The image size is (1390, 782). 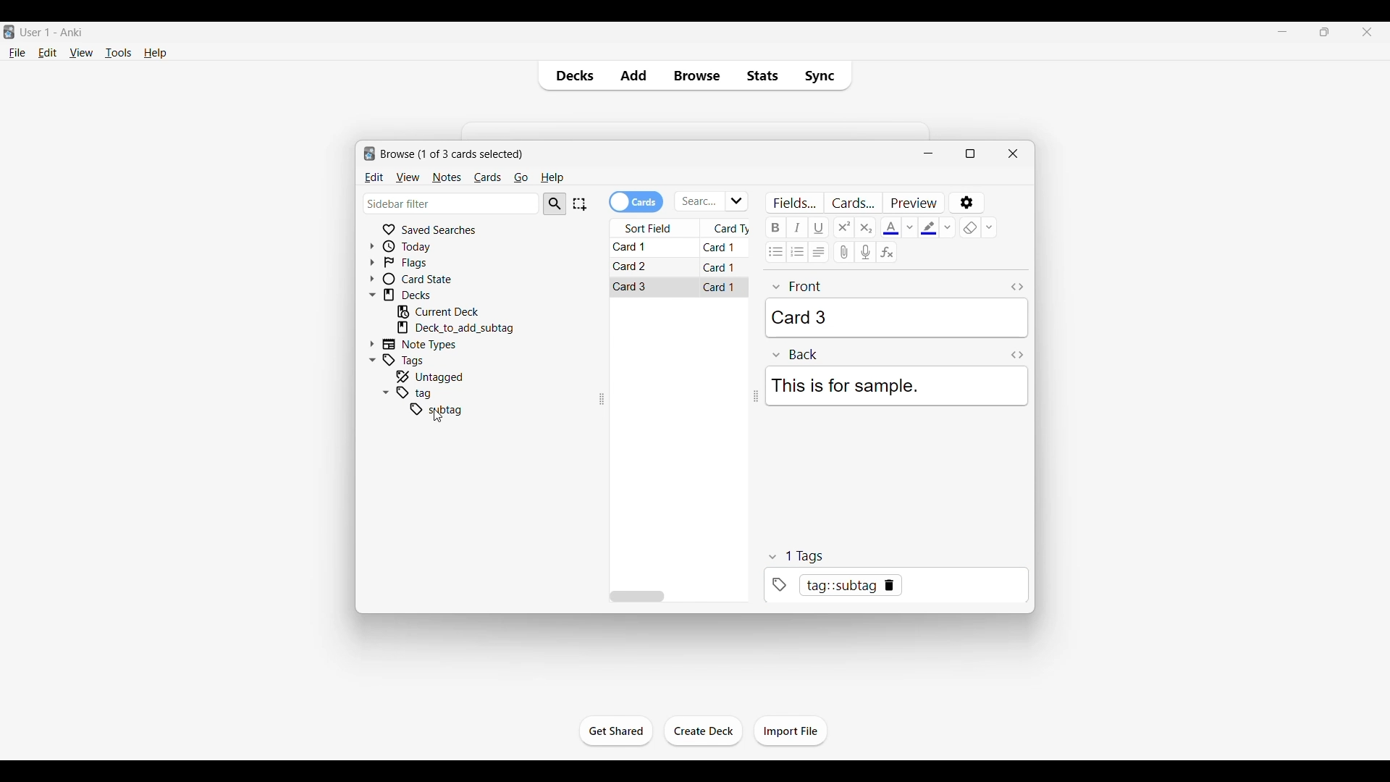 I want to click on Click to go to tags, so click(x=429, y=359).